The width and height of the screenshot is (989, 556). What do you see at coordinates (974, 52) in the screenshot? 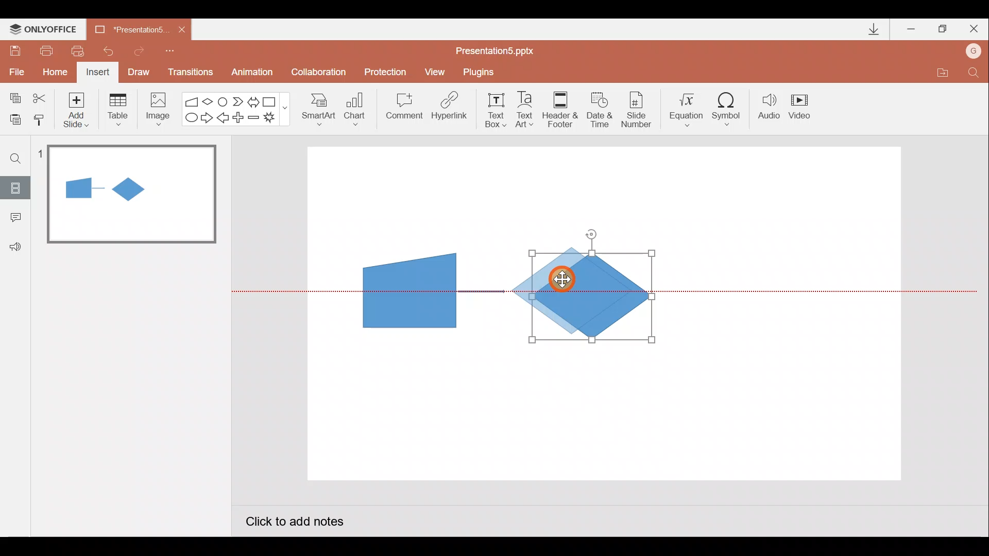
I see `Account name` at bounding box center [974, 52].